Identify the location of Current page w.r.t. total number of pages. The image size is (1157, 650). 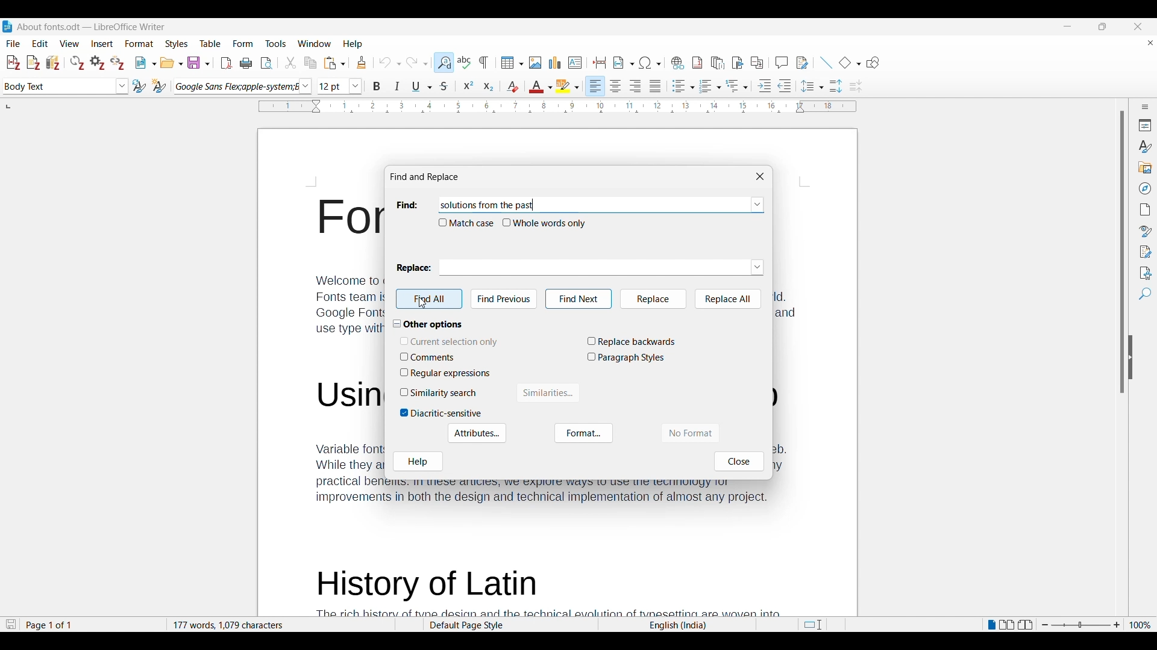
(92, 625).